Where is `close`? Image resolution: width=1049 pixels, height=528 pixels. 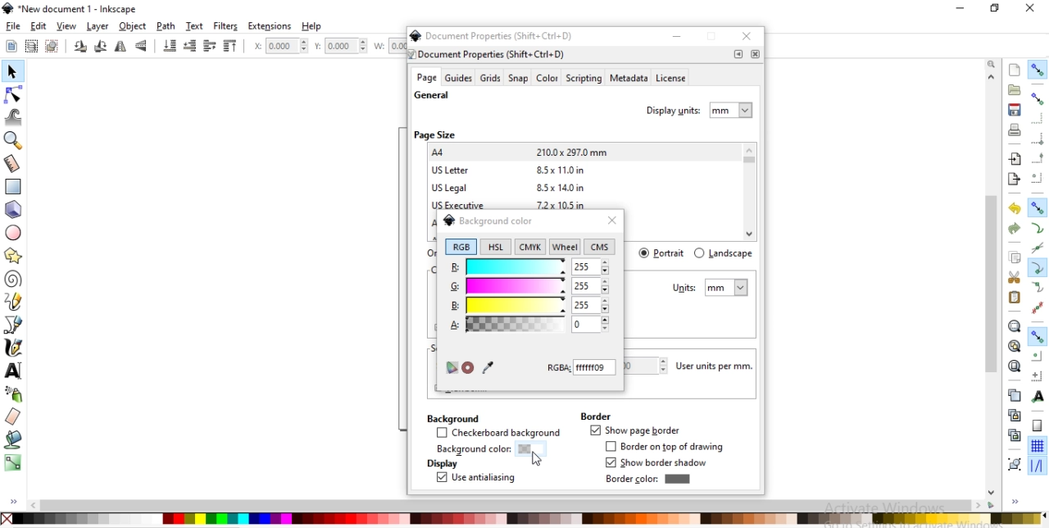 close is located at coordinates (611, 221).